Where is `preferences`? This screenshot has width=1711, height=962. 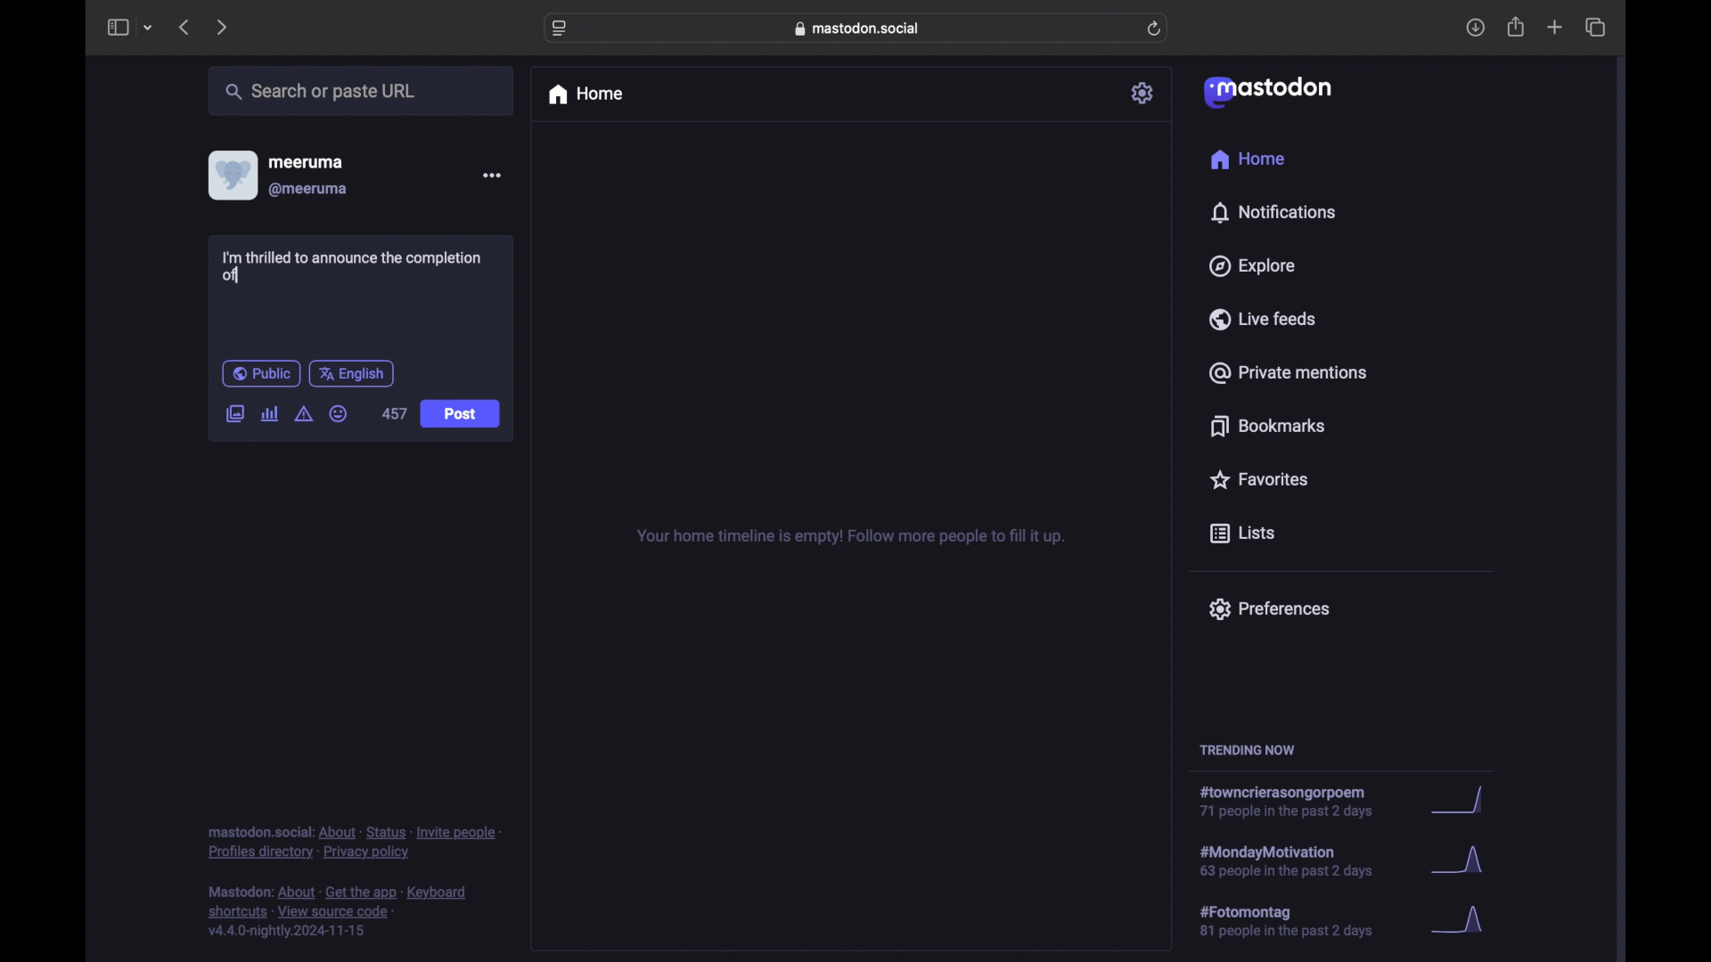 preferences is located at coordinates (1269, 609).